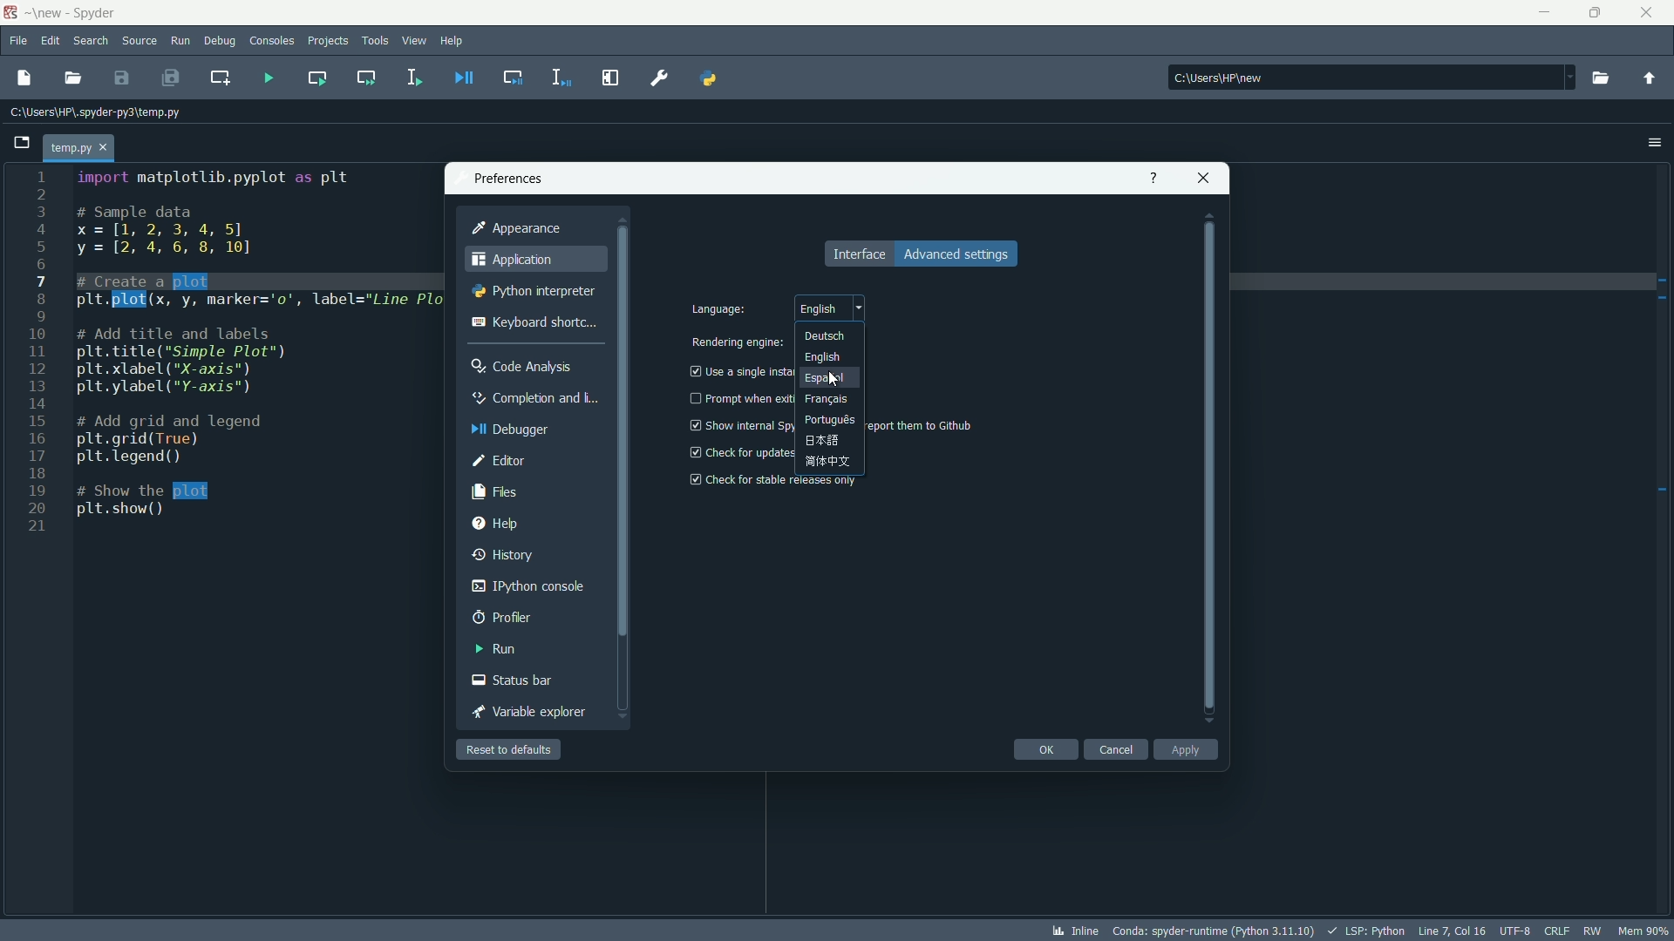 Image resolution: width=1674 pixels, height=941 pixels. I want to click on ipython console, so click(529, 586).